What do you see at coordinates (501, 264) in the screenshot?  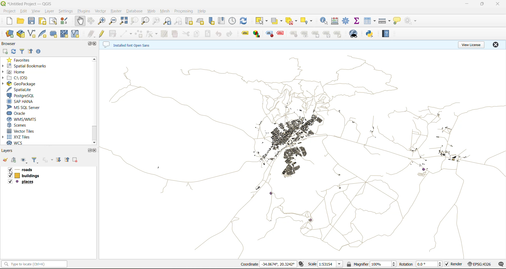 I see `log messages` at bounding box center [501, 264].